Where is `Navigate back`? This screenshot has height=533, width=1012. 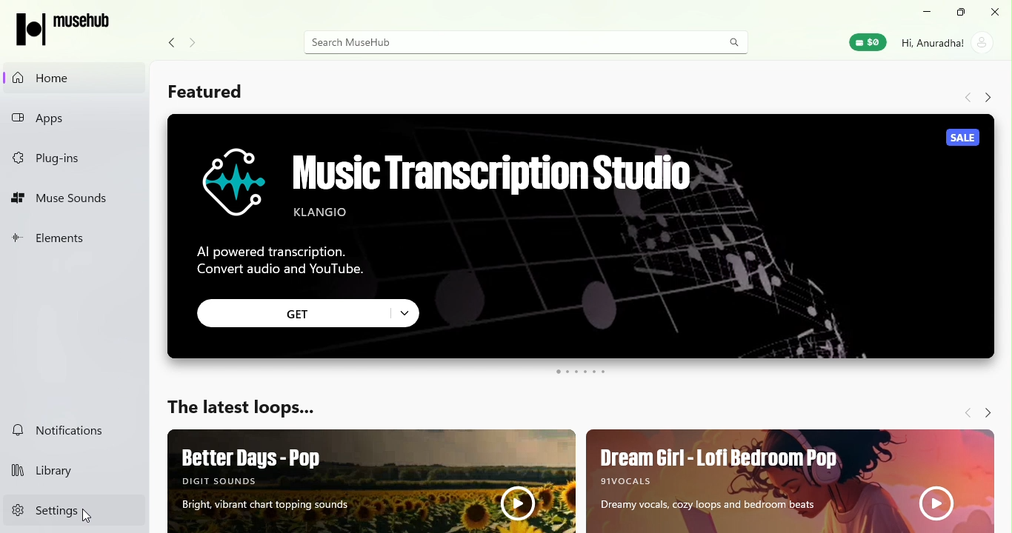
Navigate back is located at coordinates (170, 43).